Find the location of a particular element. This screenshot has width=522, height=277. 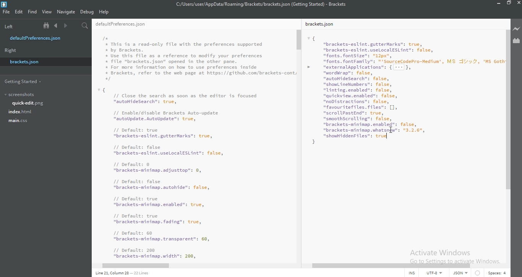

scroll bar is located at coordinates (508, 109).